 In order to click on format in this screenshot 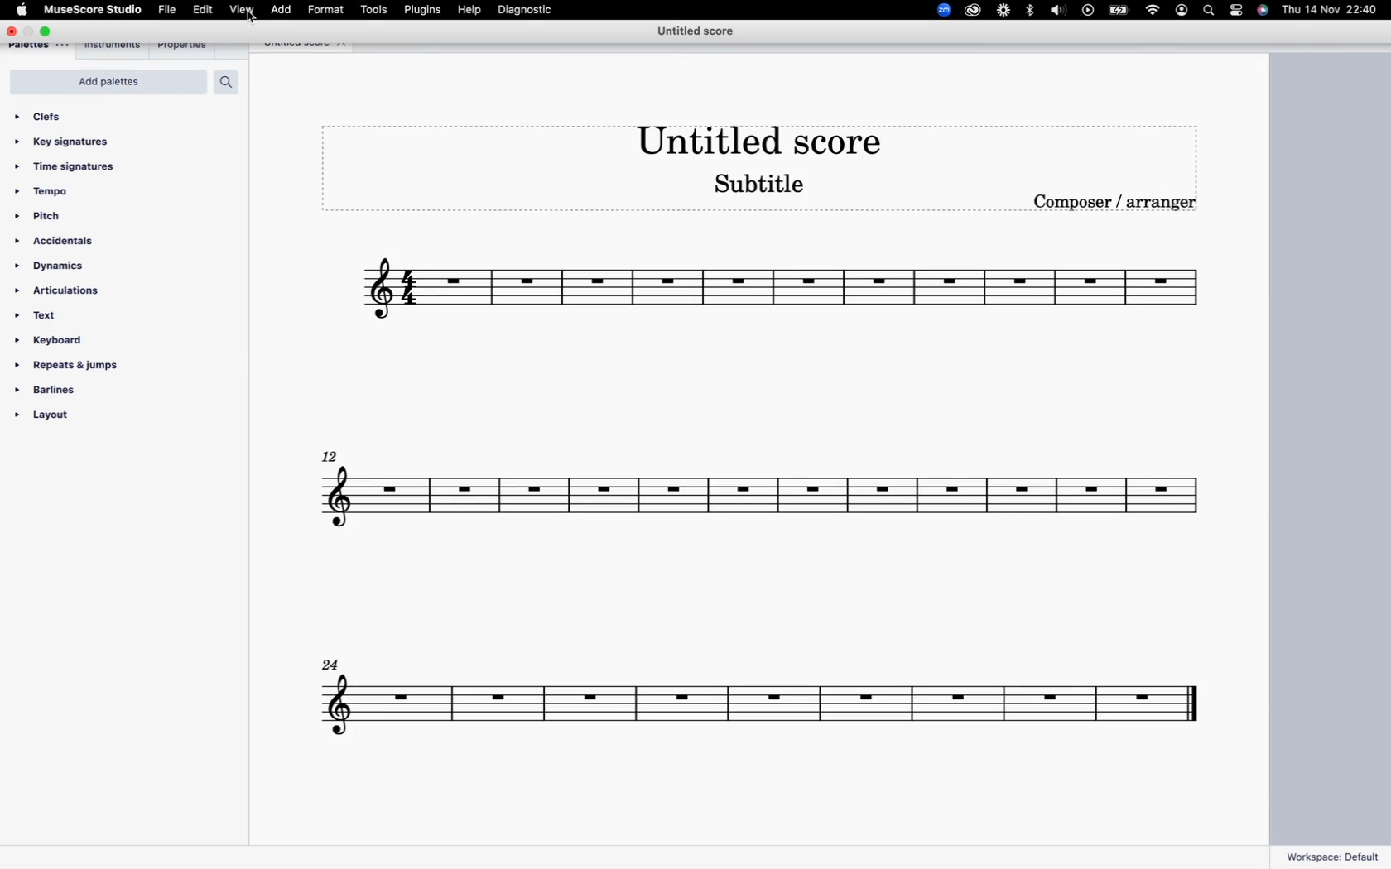, I will do `click(325, 10)`.